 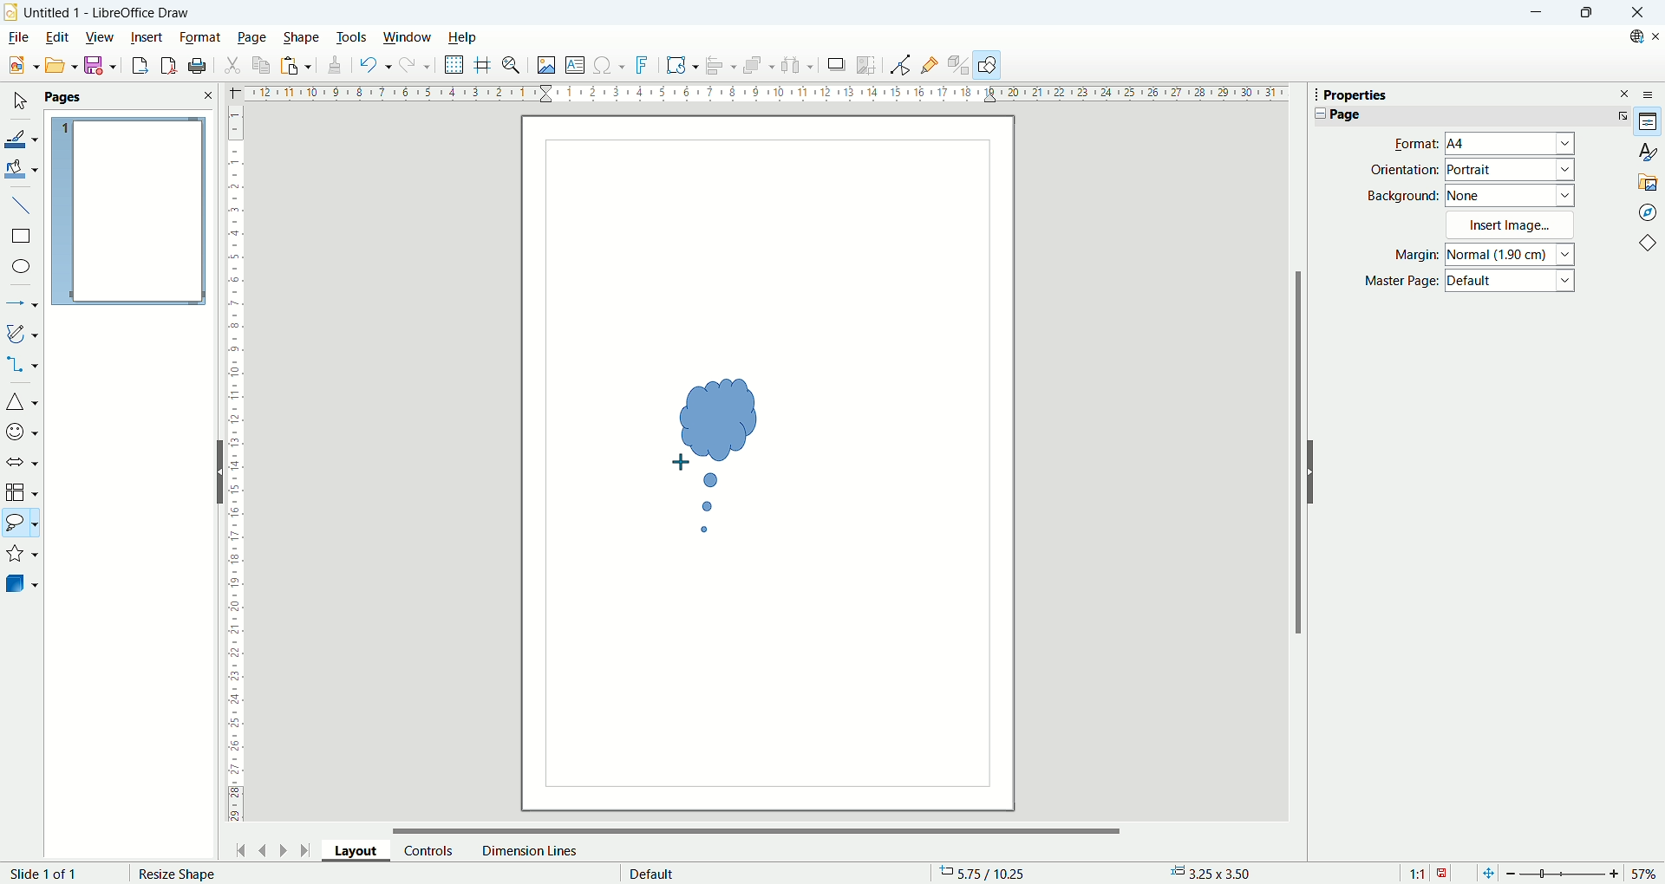 I want to click on logo, so click(x=11, y=11).